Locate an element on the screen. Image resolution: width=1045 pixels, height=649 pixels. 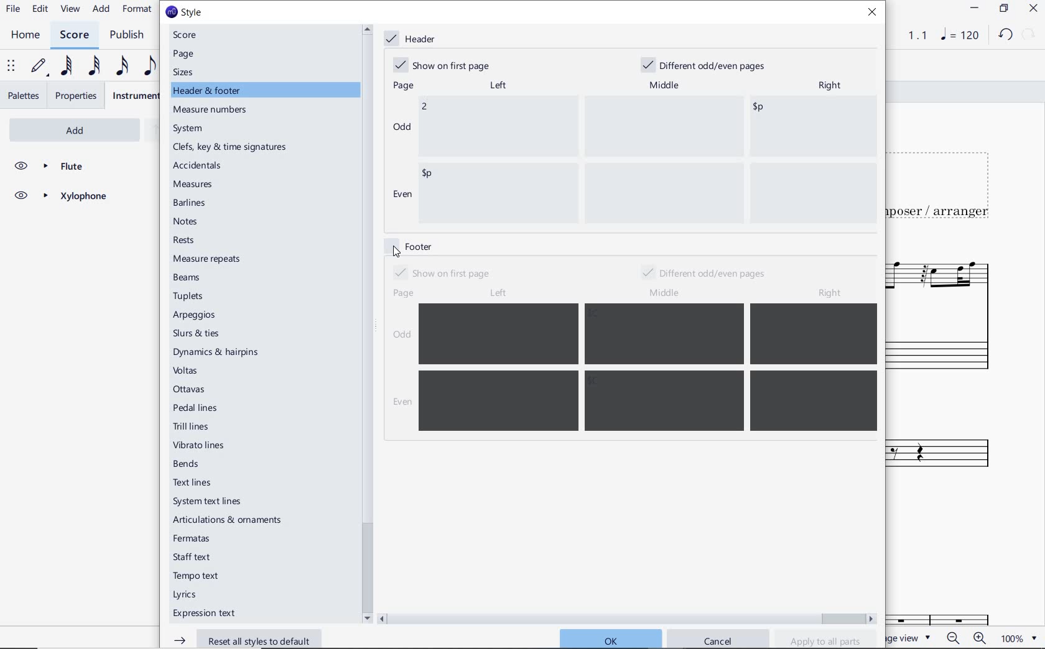
dynamics & hairpins is located at coordinates (218, 352).